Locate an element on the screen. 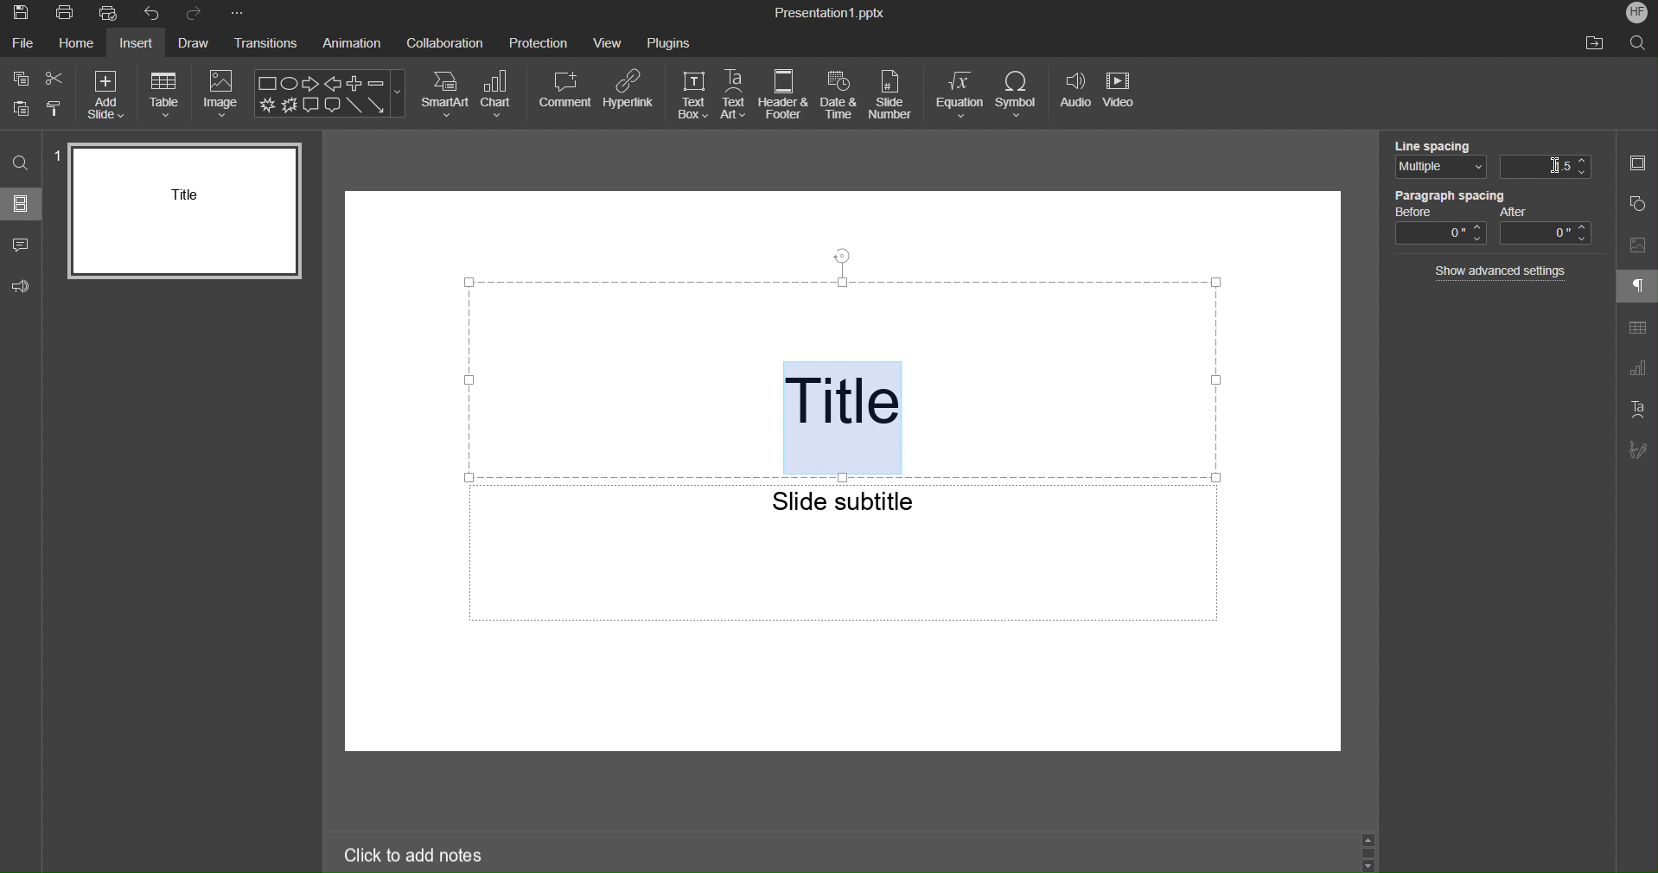  Multiple is located at coordinates (1436, 169).